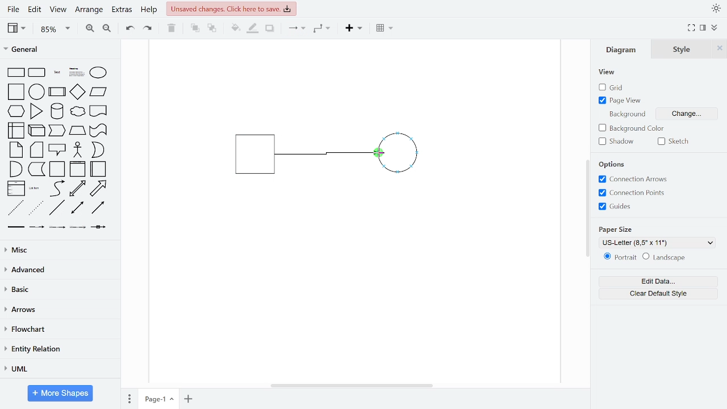  Describe the element at coordinates (357, 28) in the screenshot. I see `insert` at that location.